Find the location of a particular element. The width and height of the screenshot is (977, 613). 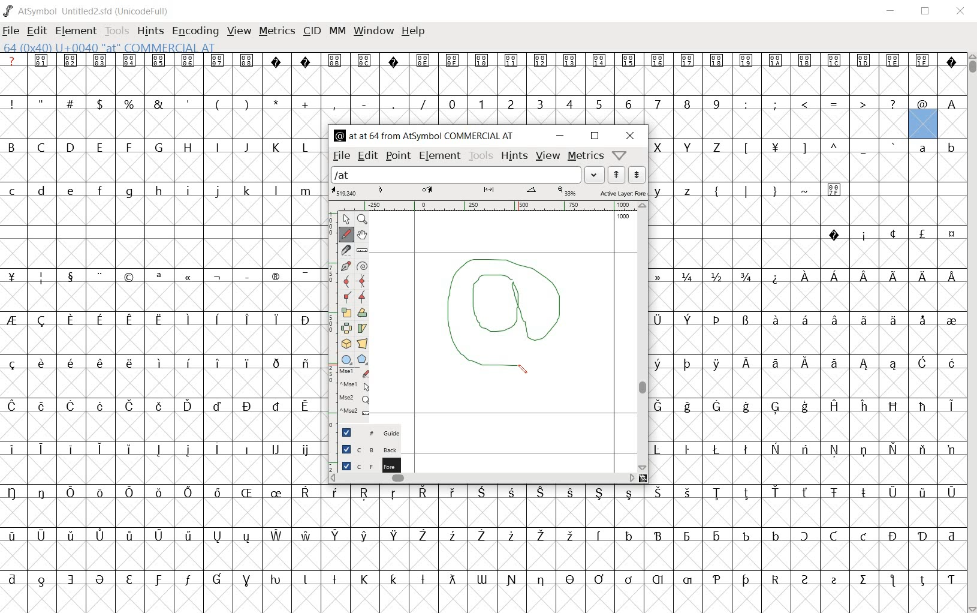

pen tool is located at coordinates (519, 286).